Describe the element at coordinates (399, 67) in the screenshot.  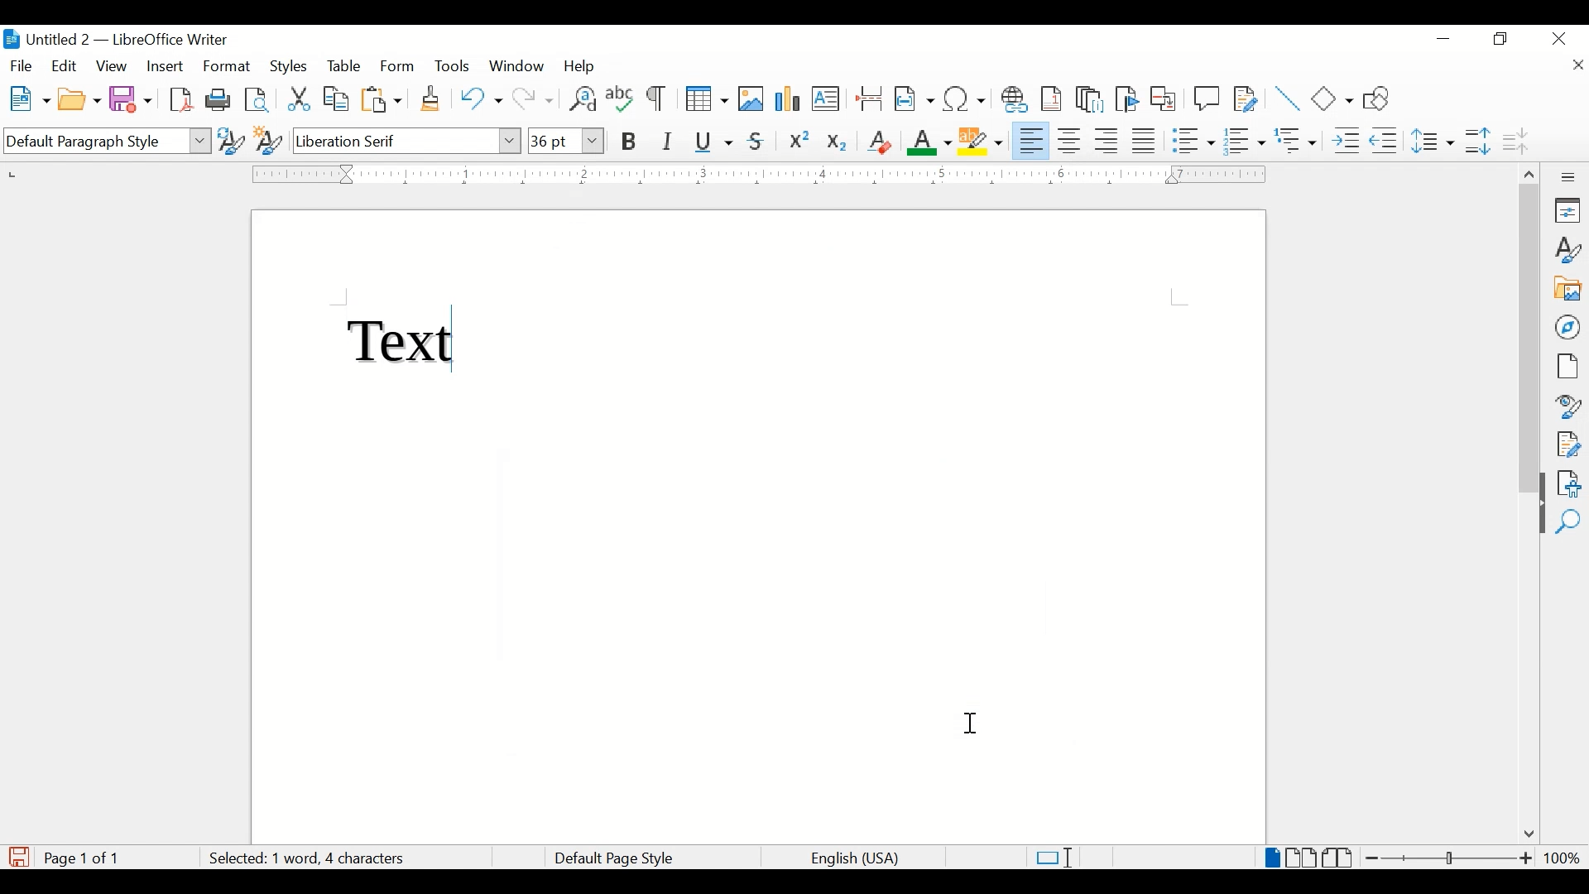
I see `form` at that location.